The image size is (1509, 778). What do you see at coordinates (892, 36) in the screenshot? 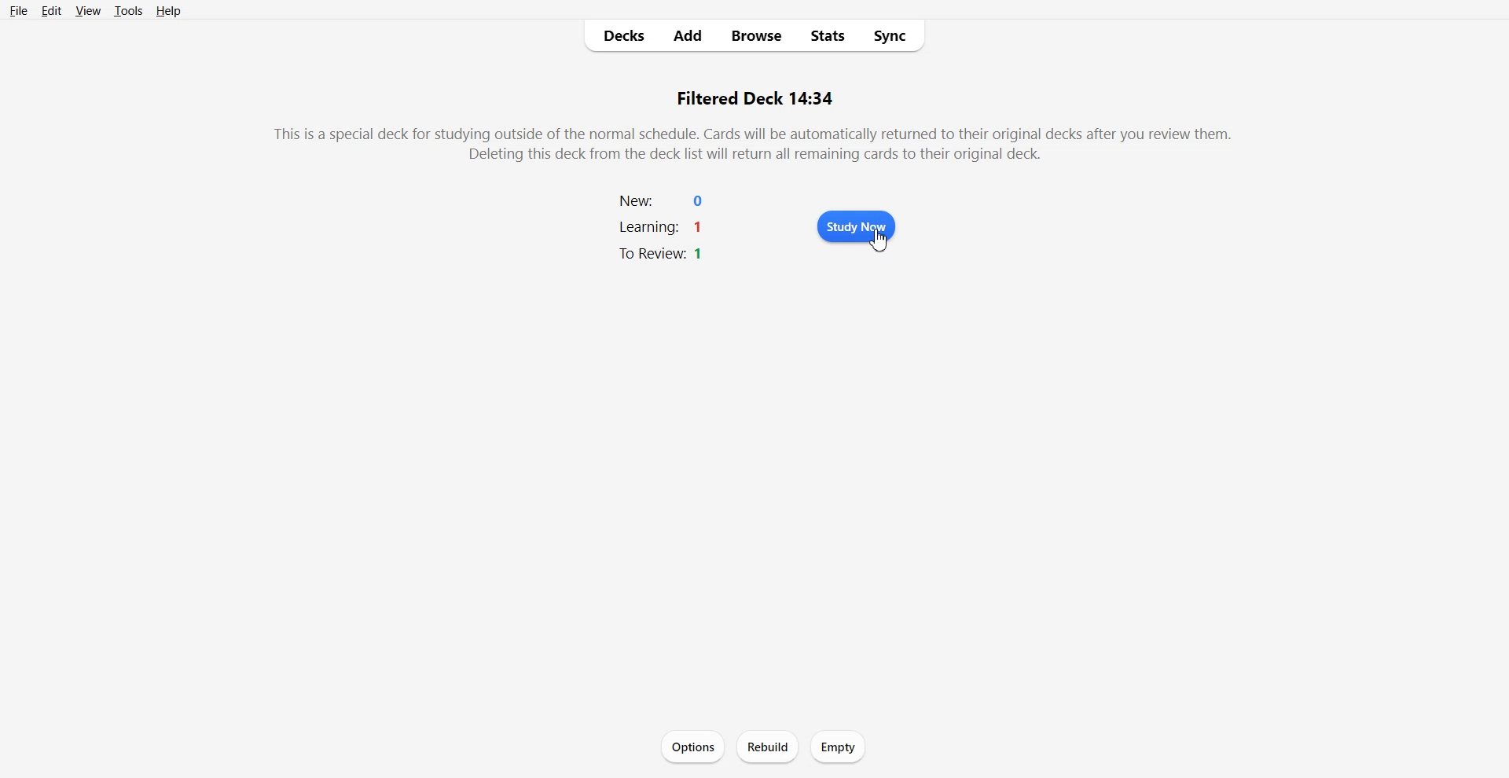
I see `Sync` at bounding box center [892, 36].